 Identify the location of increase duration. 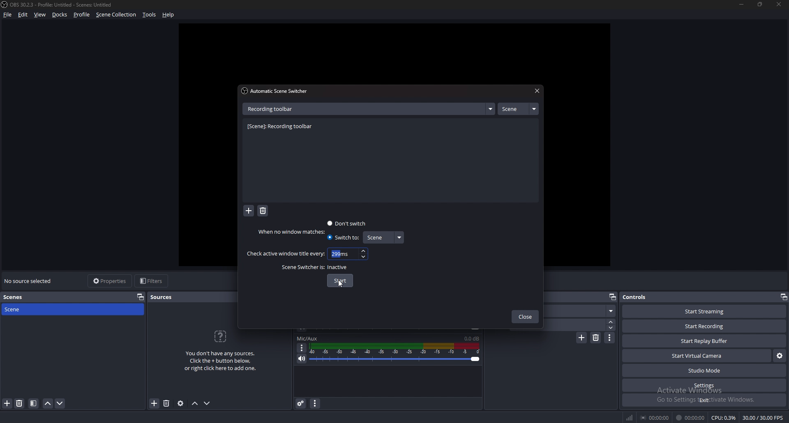
(611, 321).